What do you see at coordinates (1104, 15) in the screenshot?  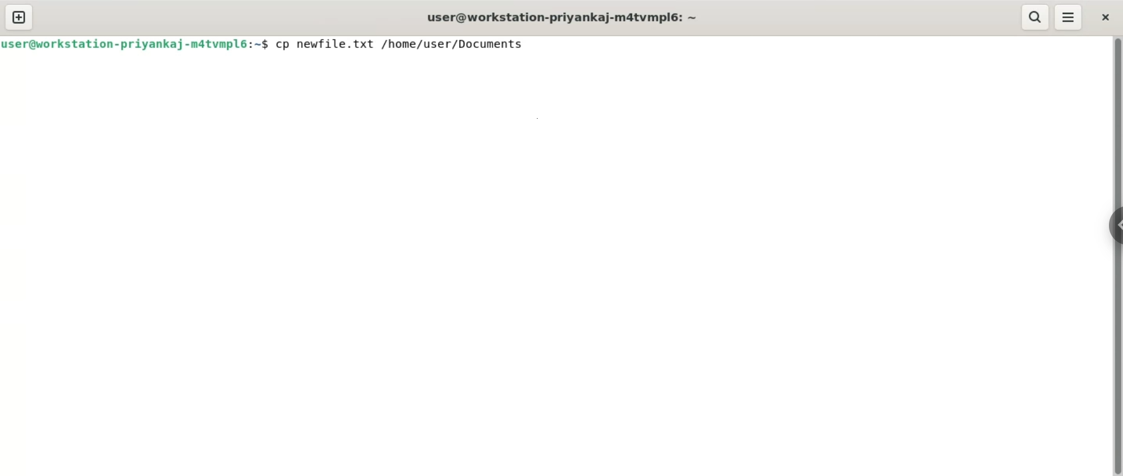 I see `close` at bounding box center [1104, 15].